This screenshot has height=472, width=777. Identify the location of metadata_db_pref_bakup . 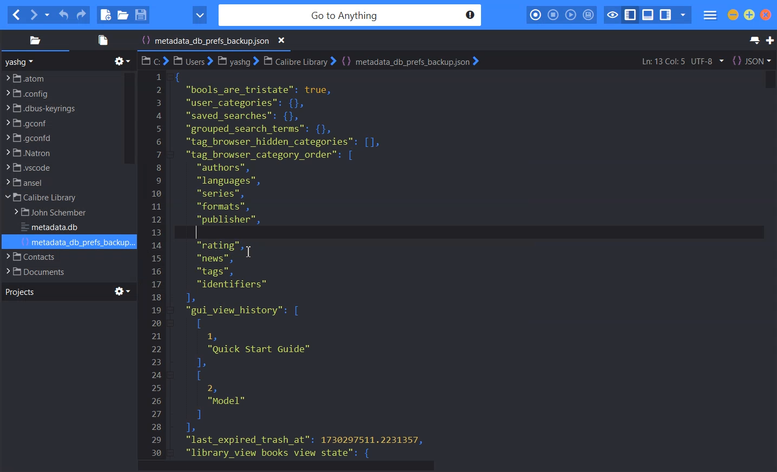
(315, 264).